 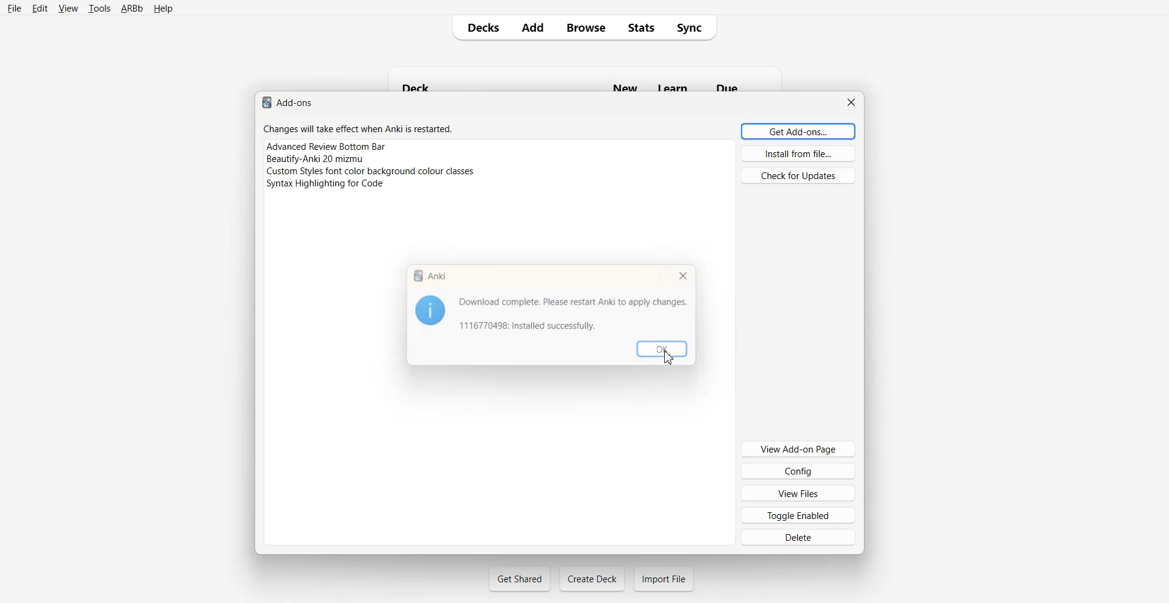 What do you see at coordinates (798, 537) in the screenshot?
I see `Delete` at bounding box center [798, 537].